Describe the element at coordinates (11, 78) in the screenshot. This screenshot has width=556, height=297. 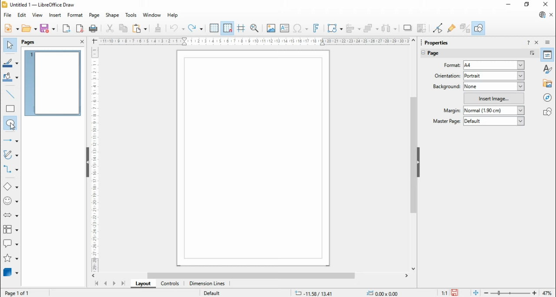
I see `fill color` at that location.